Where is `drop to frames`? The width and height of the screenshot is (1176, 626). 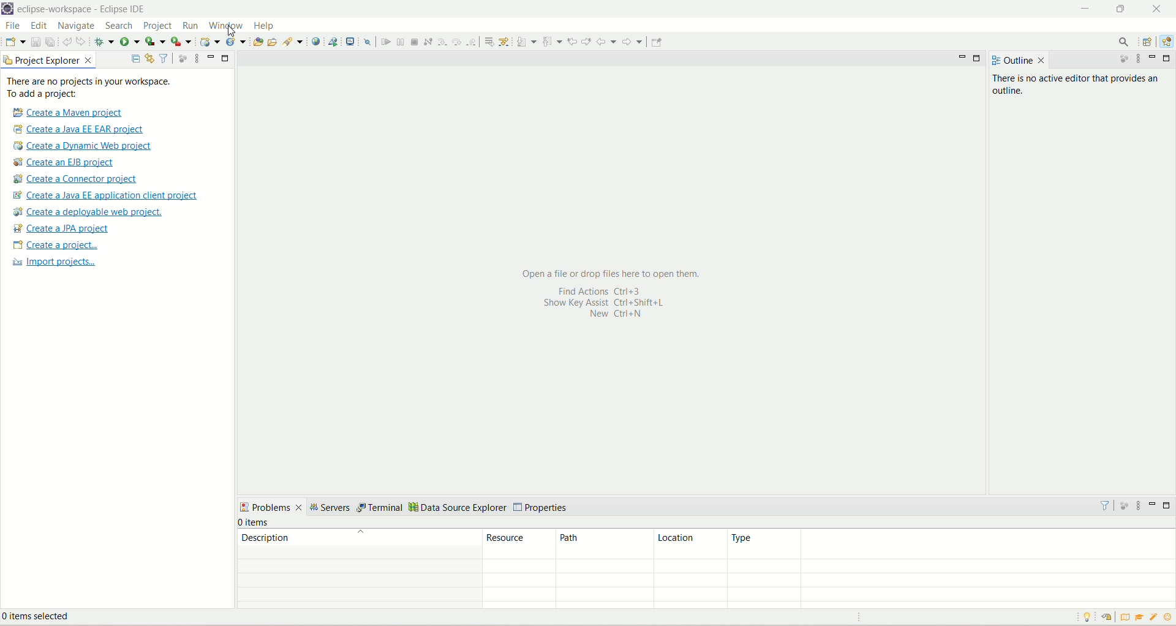 drop to frames is located at coordinates (487, 41).